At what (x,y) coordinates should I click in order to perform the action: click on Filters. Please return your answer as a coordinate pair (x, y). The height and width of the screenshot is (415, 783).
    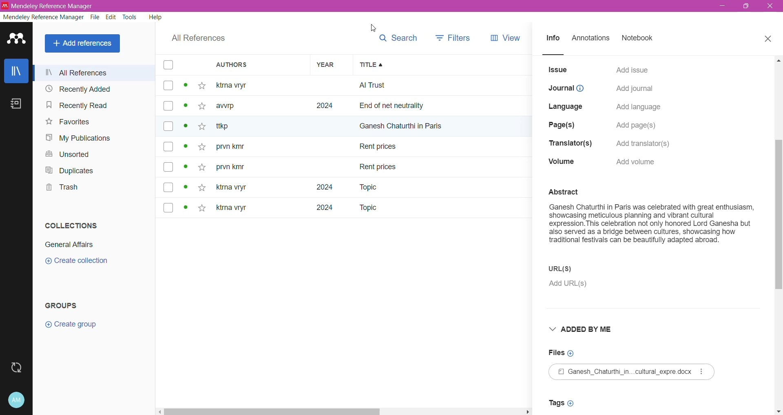
    Looking at the image, I should click on (454, 36).